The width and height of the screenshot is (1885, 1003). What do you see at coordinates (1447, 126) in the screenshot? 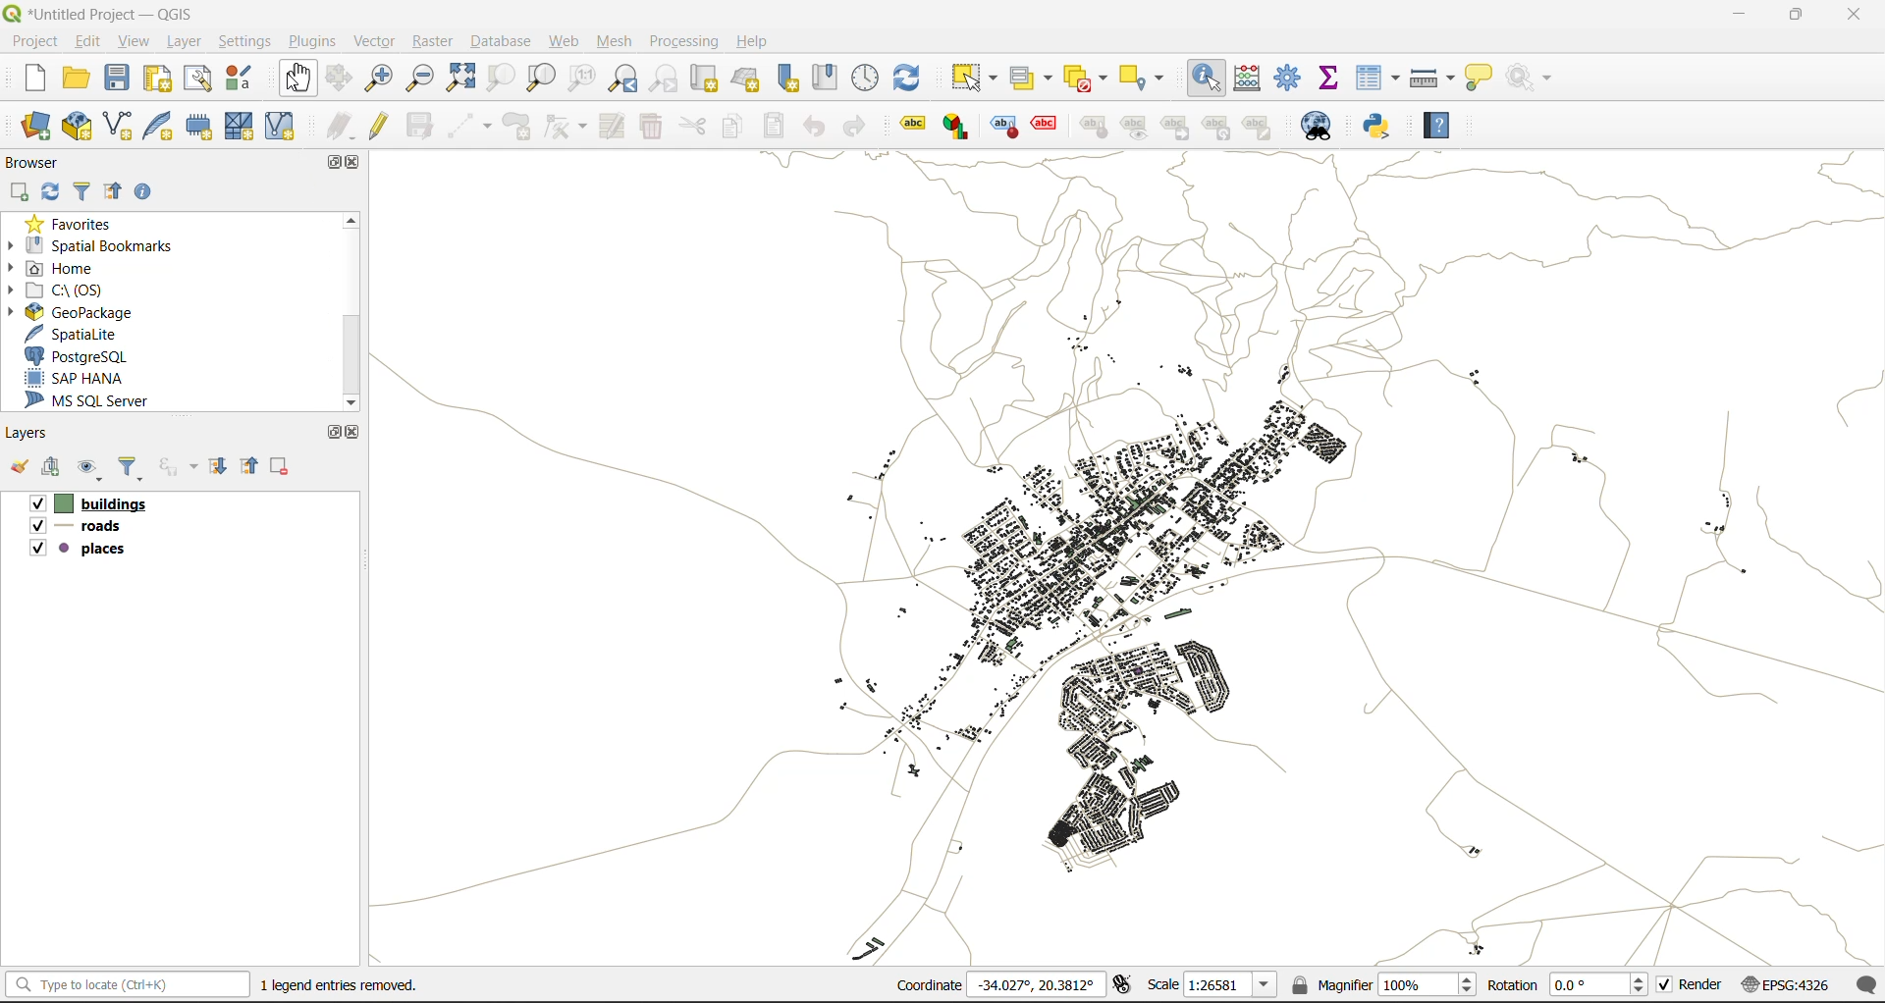
I see `help` at bounding box center [1447, 126].